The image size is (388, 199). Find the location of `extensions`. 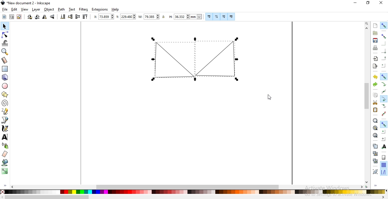

extensions is located at coordinates (100, 10).